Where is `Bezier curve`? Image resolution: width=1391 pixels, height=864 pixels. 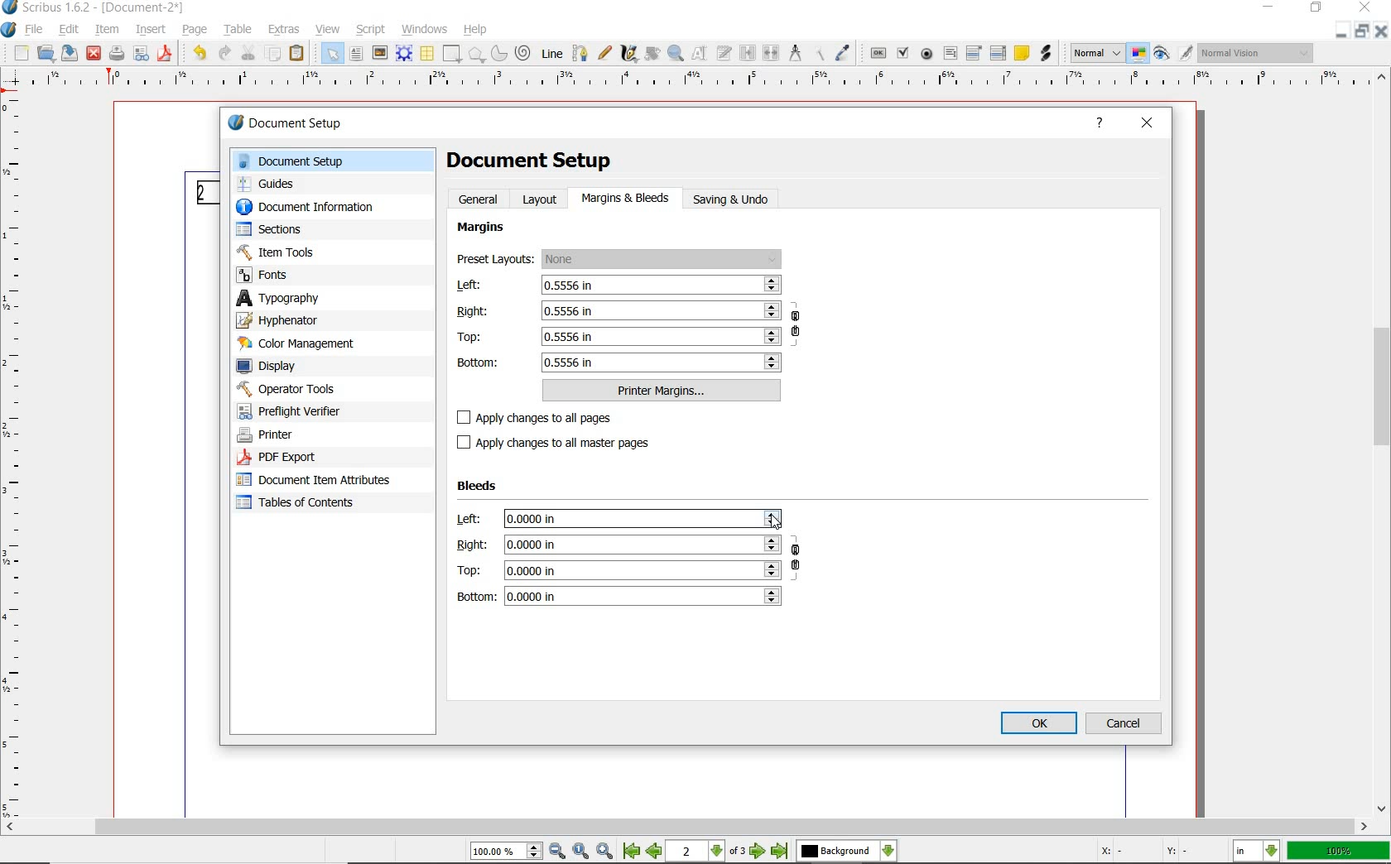
Bezier curve is located at coordinates (580, 53).